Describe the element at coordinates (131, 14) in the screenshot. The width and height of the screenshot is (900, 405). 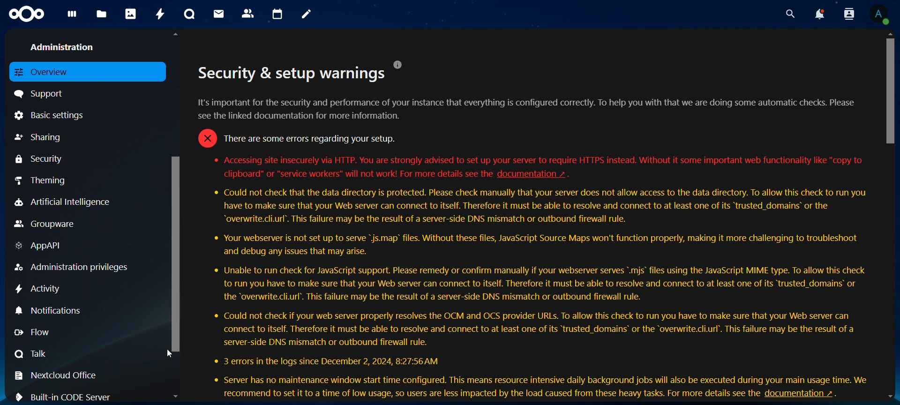
I see `photos` at that location.